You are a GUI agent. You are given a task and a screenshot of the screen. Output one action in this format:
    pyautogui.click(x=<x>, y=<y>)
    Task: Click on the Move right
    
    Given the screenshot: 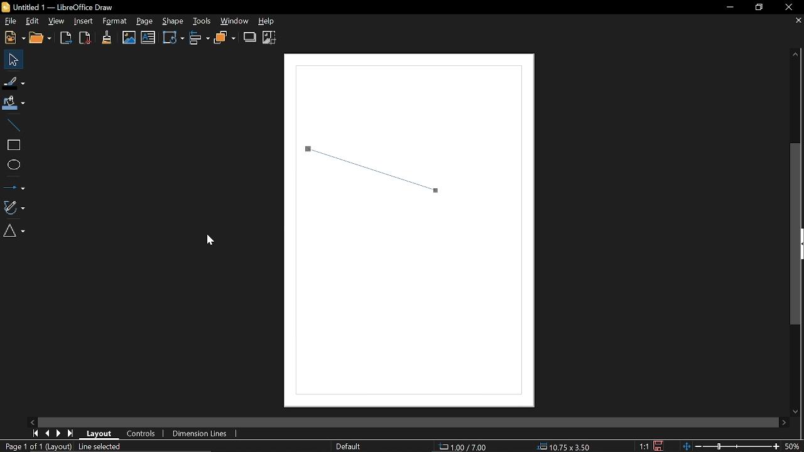 What is the action you would take?
    pyautogui.click(x=785, y=422)
    